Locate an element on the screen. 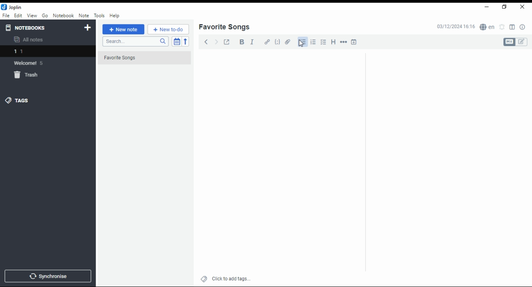 The height and width of the screenshot is (287, 532). notebook: welcome is located at coordinates (30, 63).